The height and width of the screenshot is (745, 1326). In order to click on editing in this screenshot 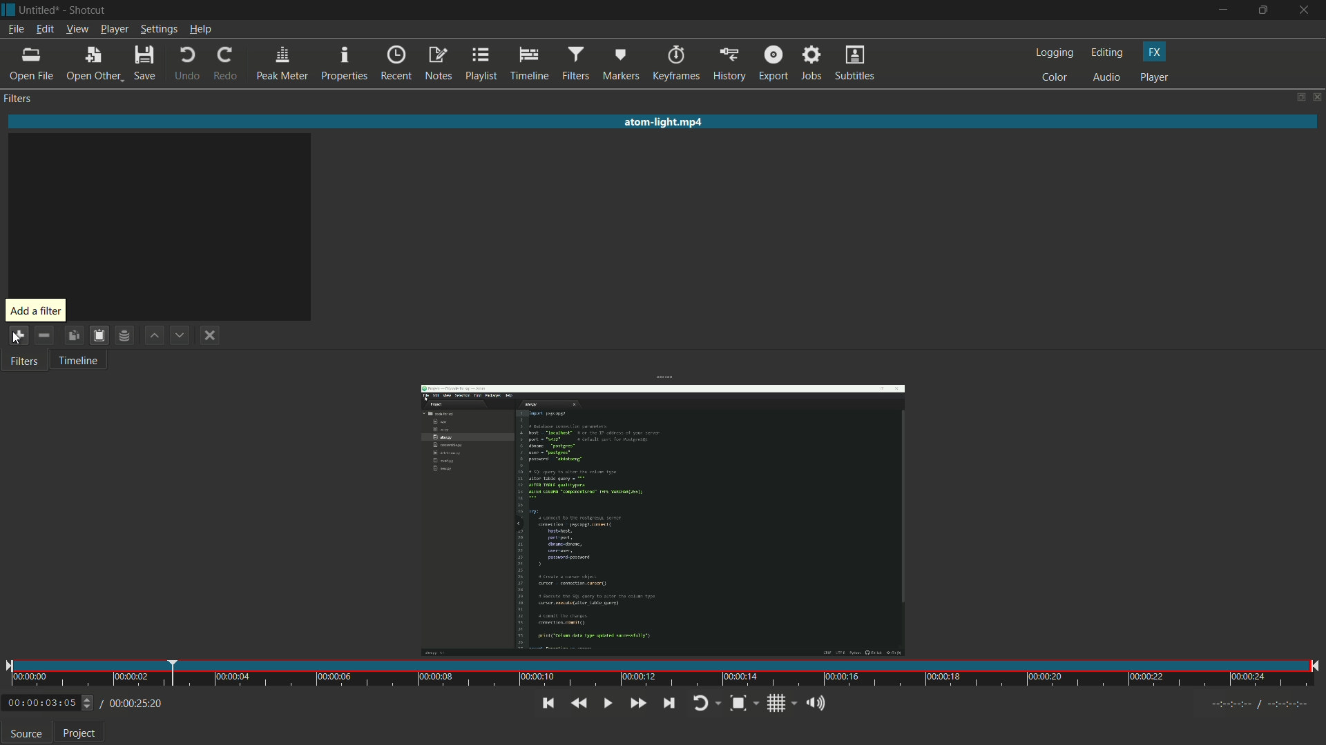, I will do `click(1108, 53)`.